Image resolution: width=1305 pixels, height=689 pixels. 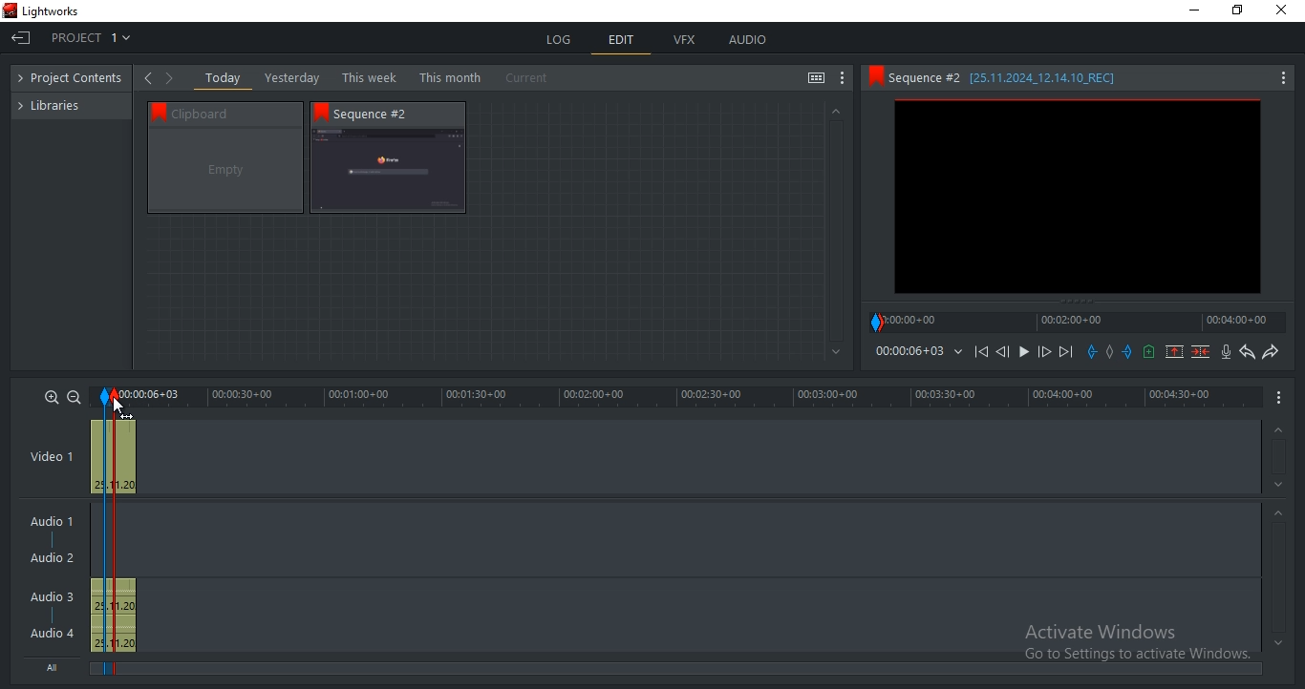 What do you see at coordinates (1202, 351) in the screenshot?
I see `delete marked section` at bounding box center [1202, 351].